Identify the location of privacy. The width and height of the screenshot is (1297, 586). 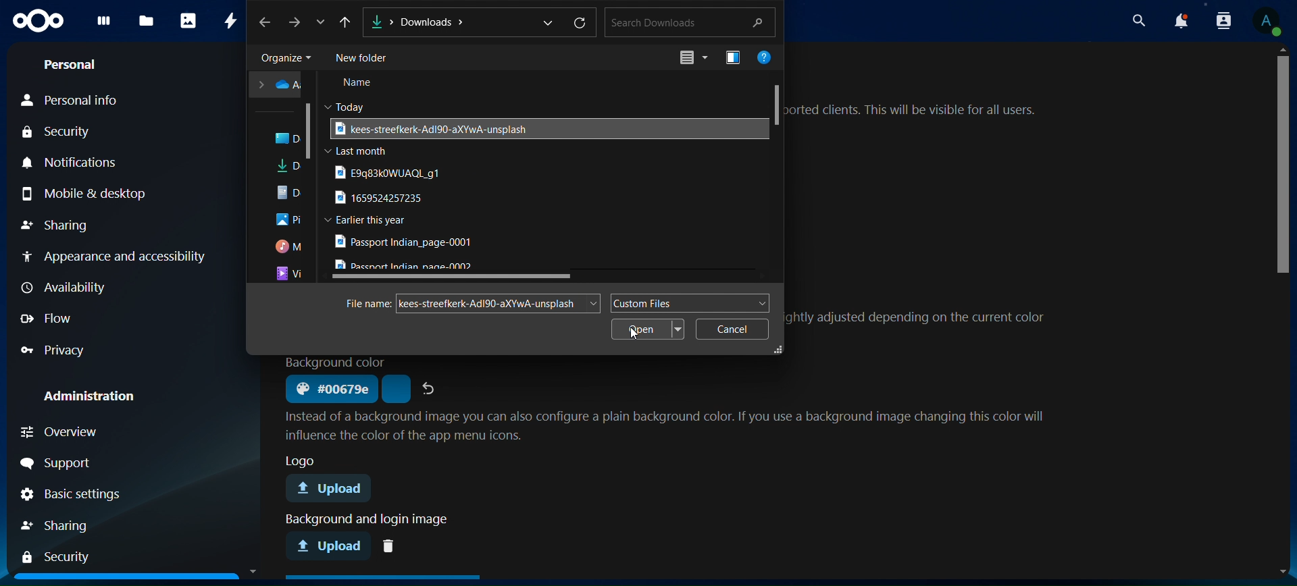
(57, 348).